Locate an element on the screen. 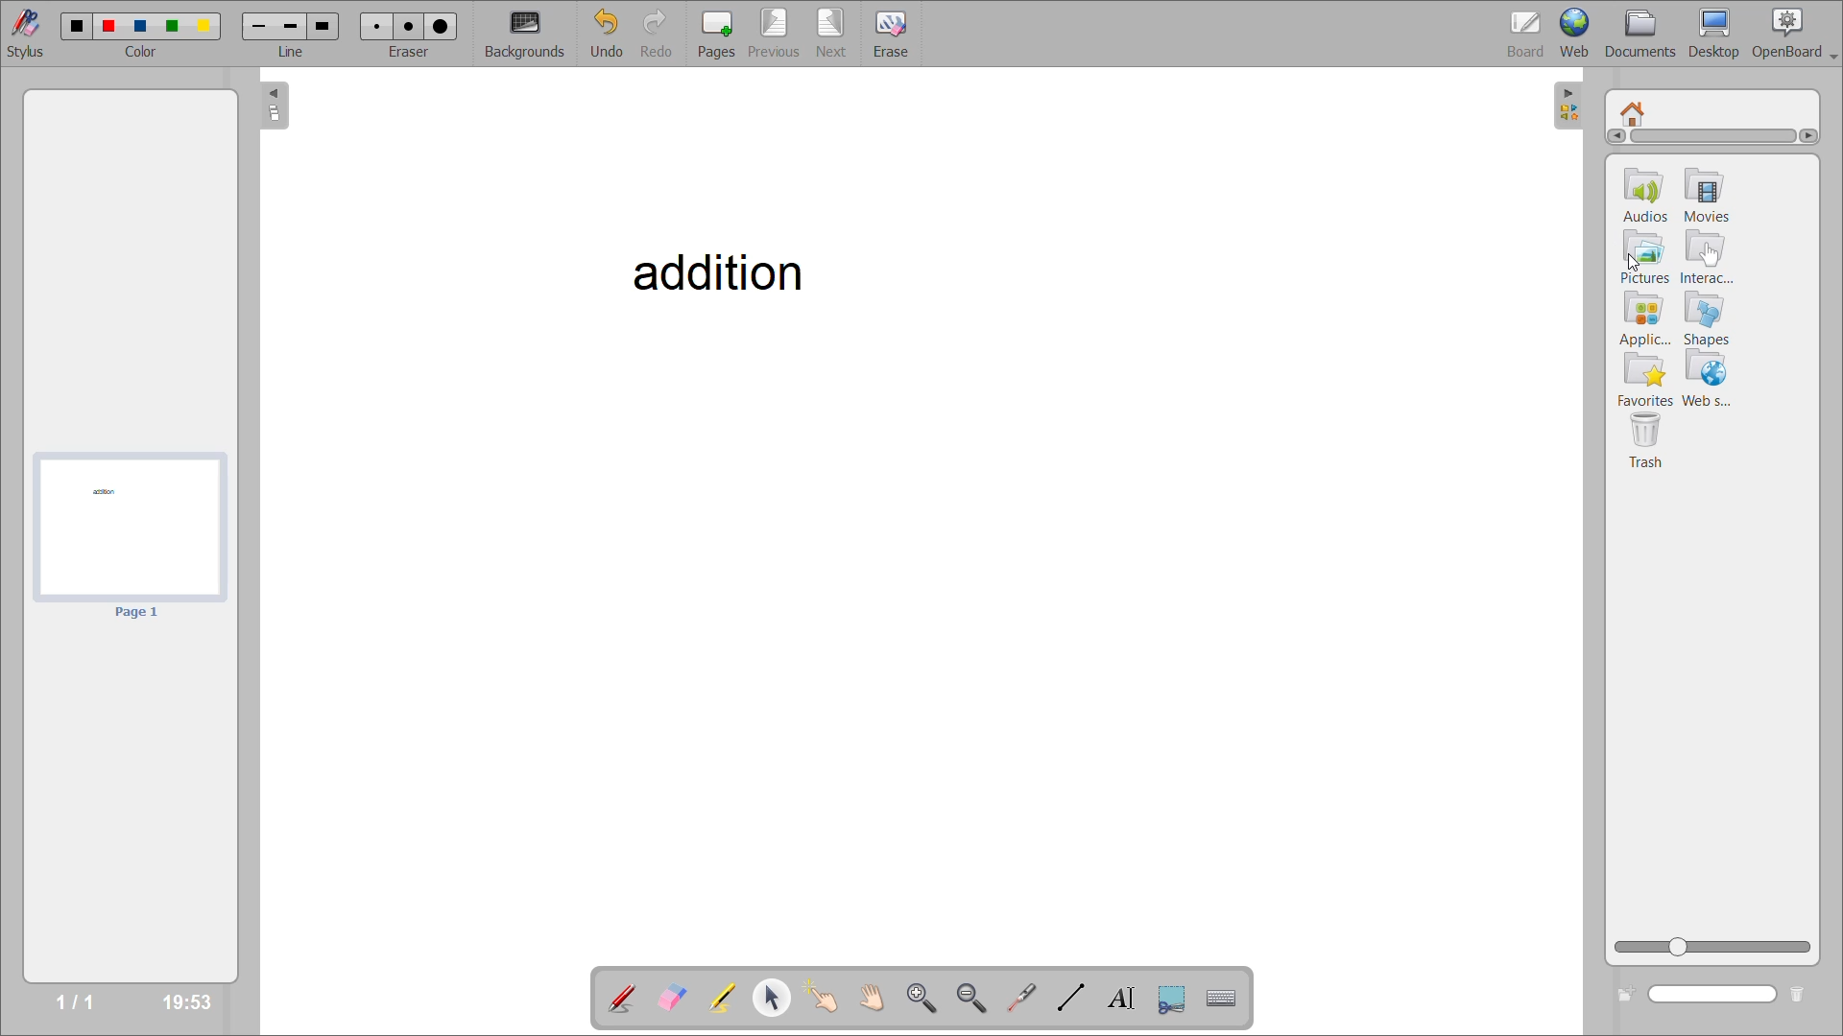 The width and height of the screenshot is (1843, 1036). page 1 preview is located at coordinates (128, 527).